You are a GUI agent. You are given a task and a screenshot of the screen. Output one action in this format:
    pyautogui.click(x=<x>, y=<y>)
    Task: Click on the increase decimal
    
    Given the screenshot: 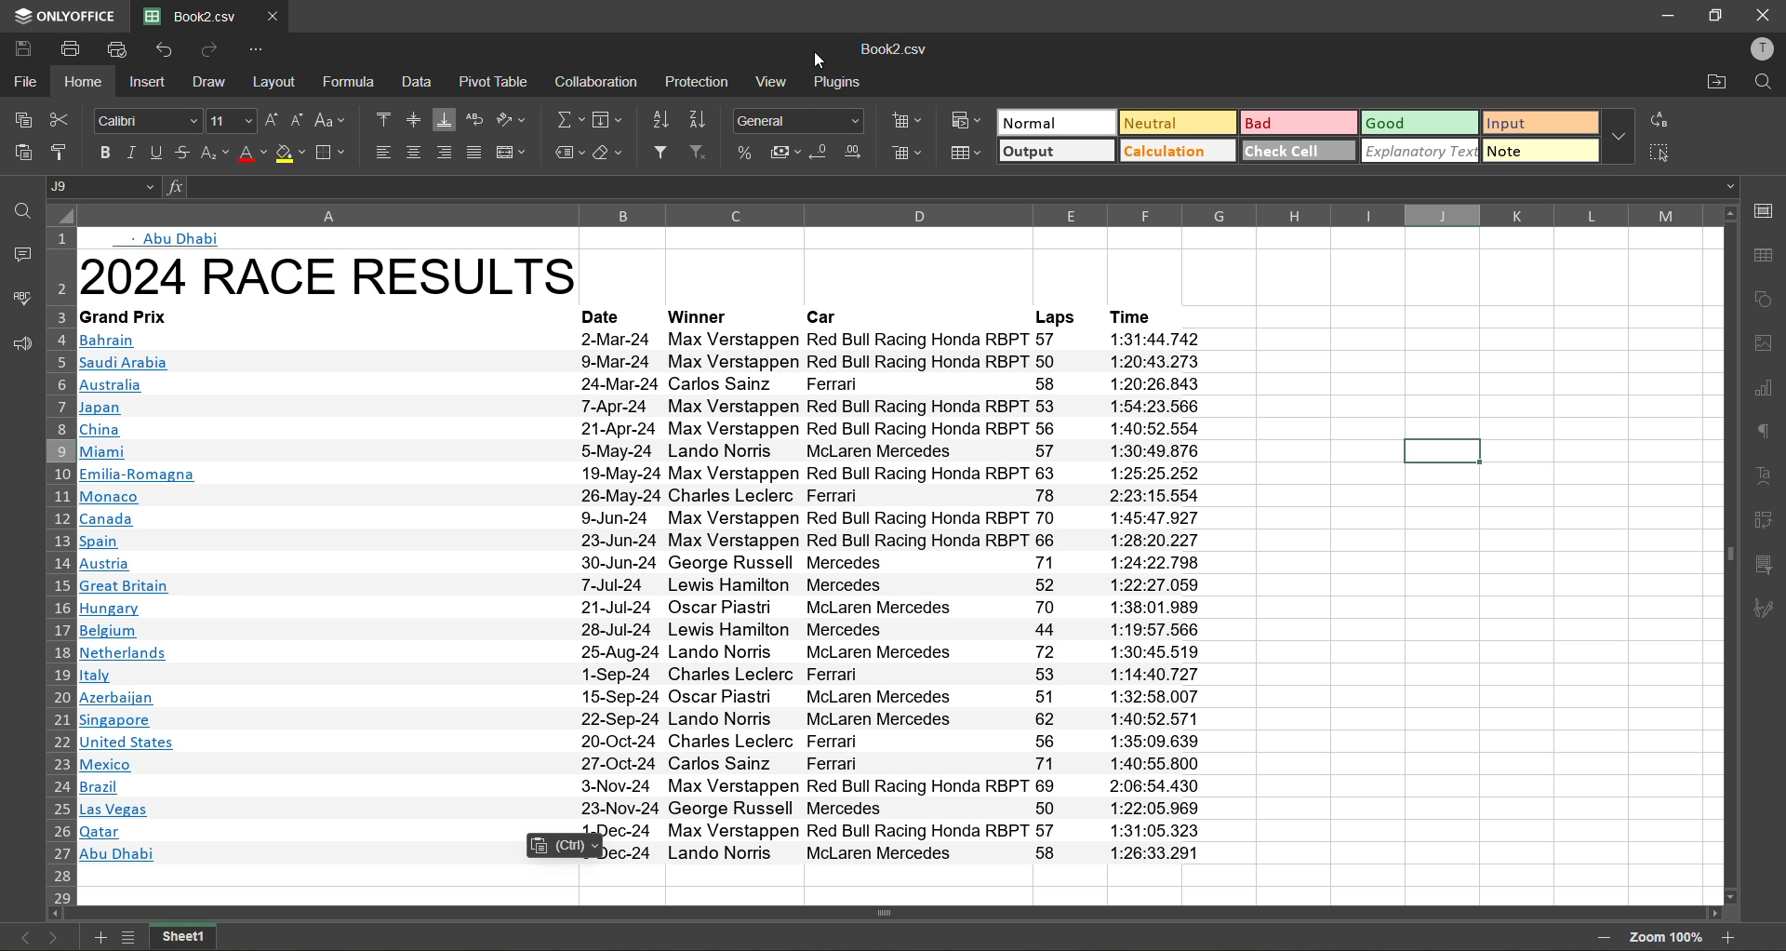 What is the action you would take?
    pyautogui.click(x=856, y=153)
    